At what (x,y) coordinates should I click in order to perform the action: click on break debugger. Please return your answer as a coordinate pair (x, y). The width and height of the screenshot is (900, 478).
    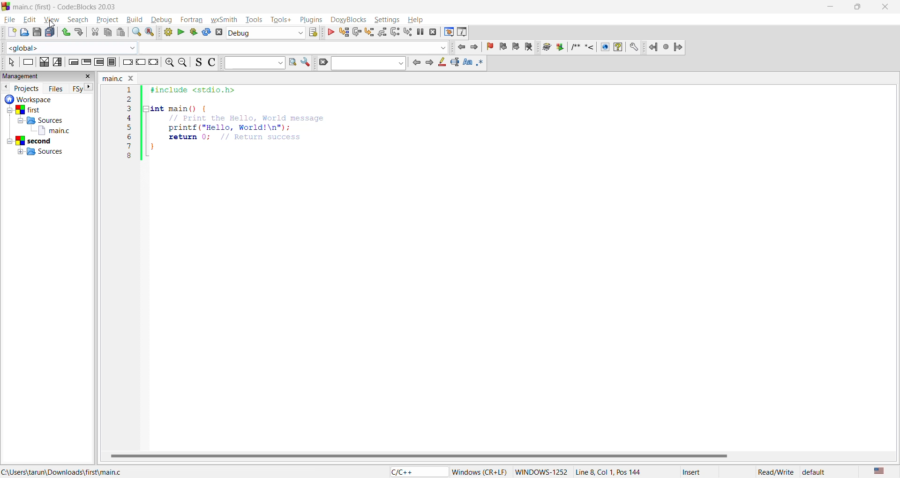
    Looking at the image, I should click on (422, 32).